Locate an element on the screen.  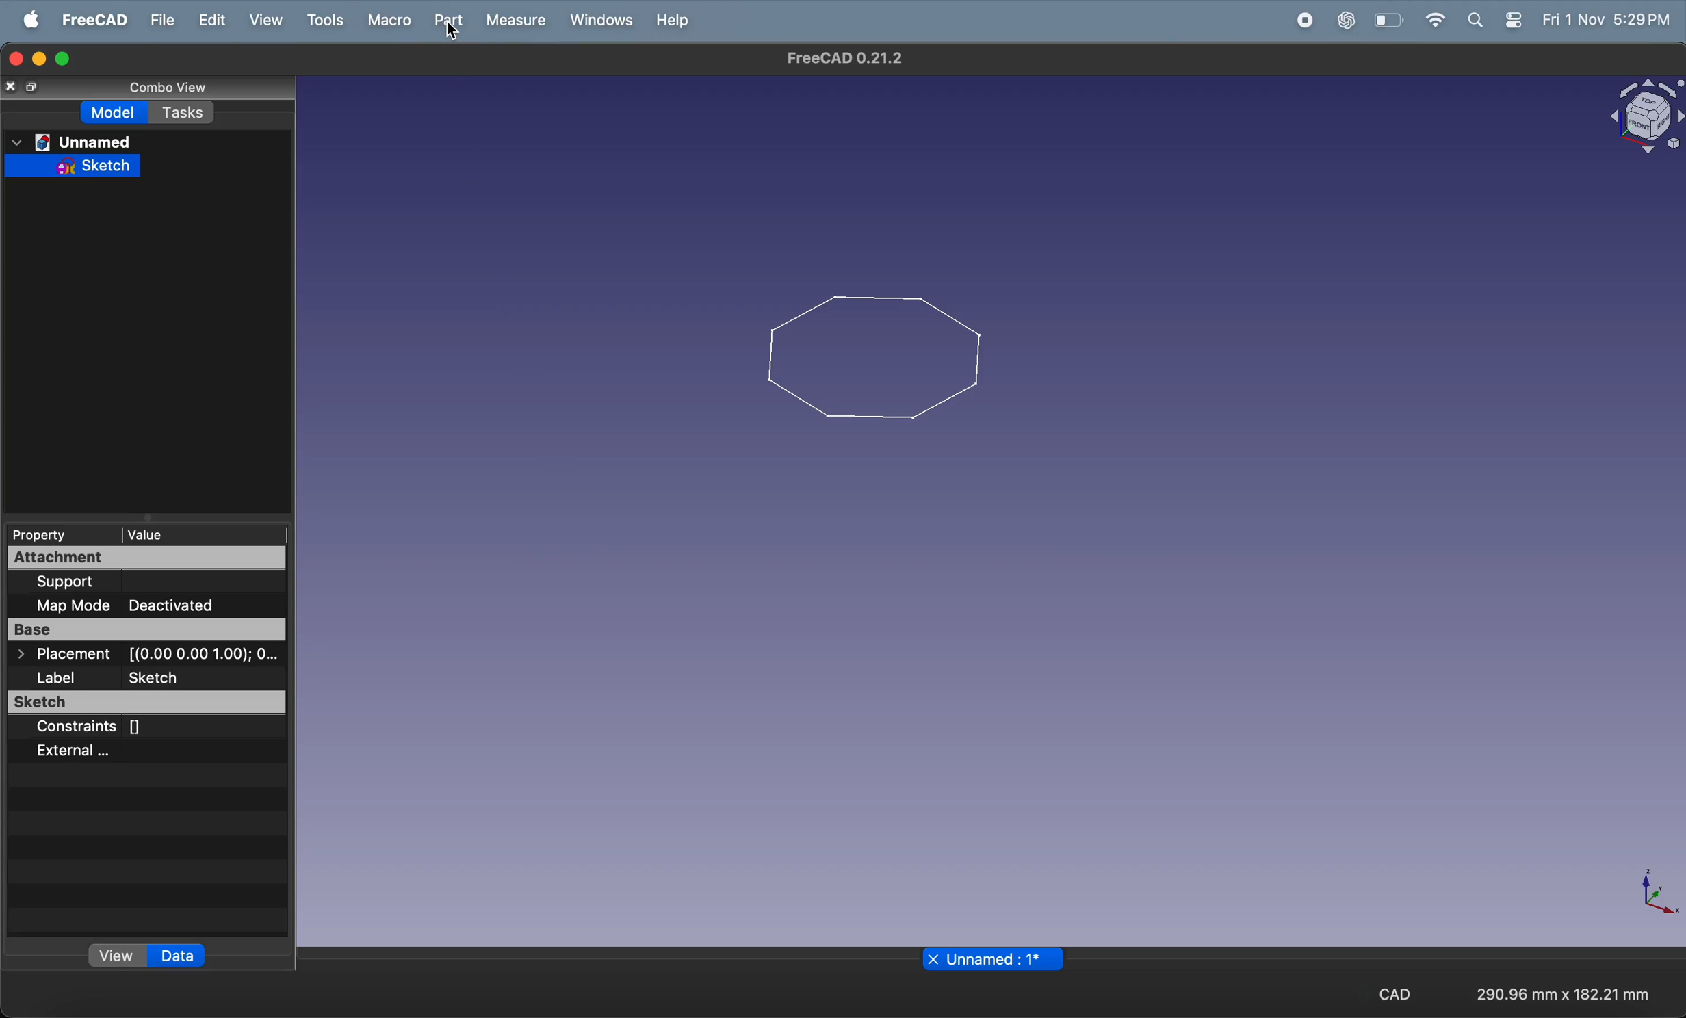
unnamed is located at coordinates (72, 138).